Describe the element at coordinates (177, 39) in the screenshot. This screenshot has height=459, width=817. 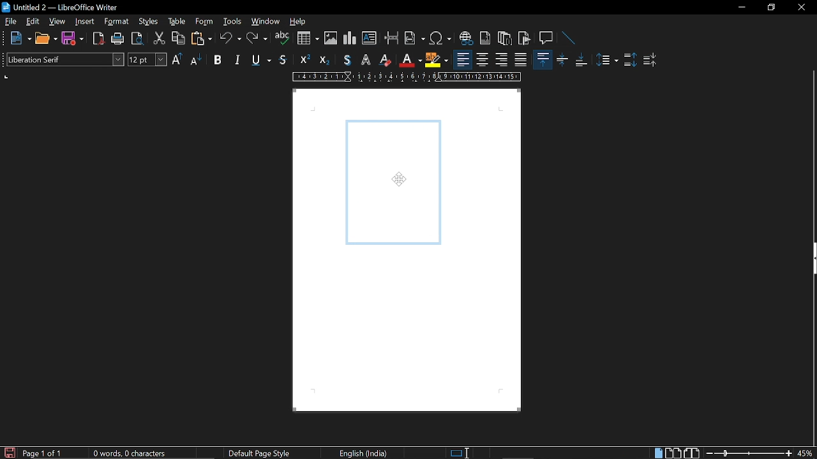
I see `copy` at that location.